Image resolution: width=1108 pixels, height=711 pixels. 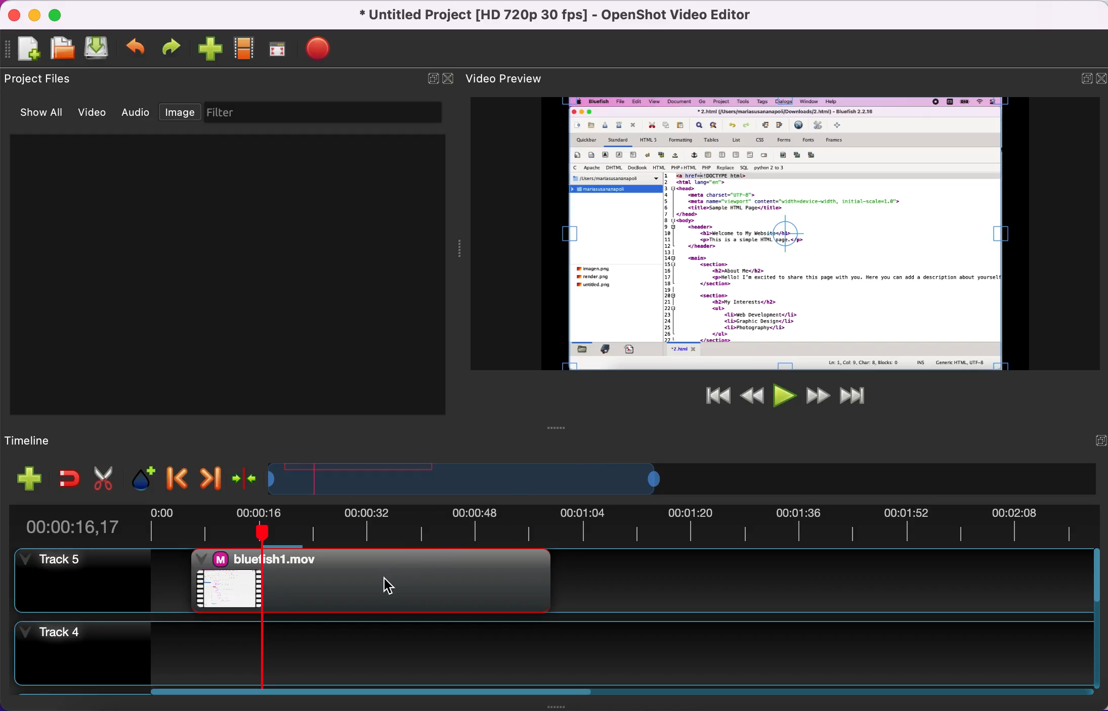 What do you see at coordinates (366, 580) in the screenshot?
I see `video clip` at bounding box center [366, 580].